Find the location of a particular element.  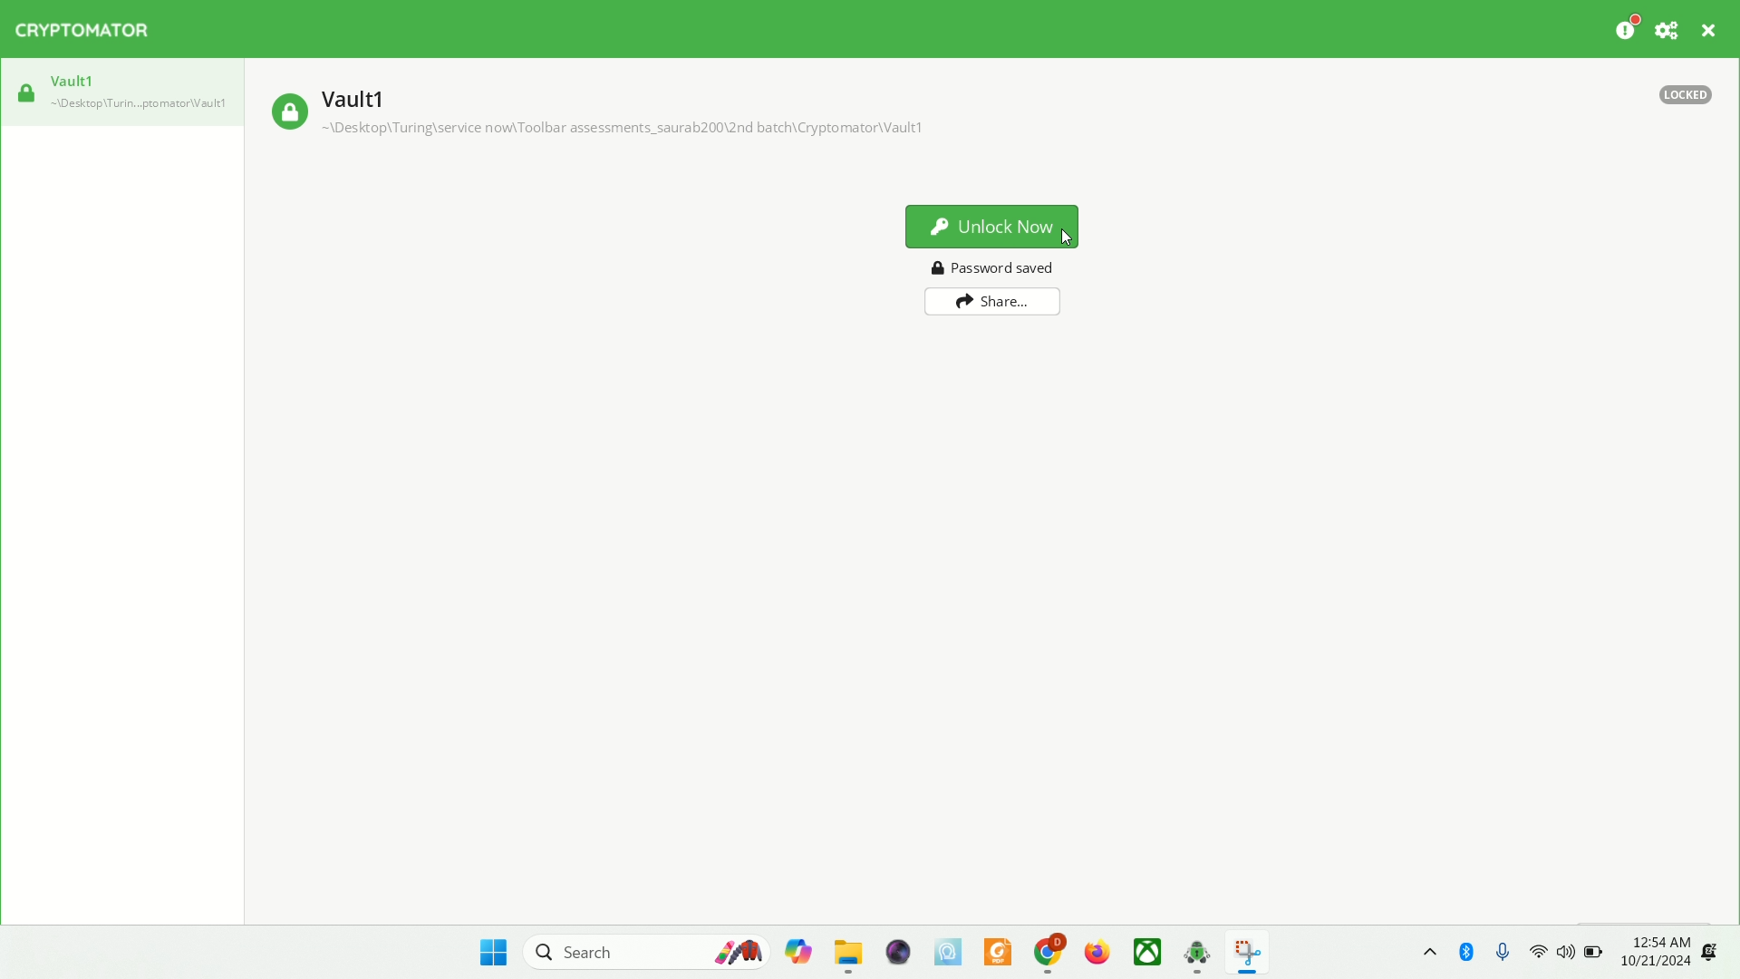

unlock now is located at coordinates (991, 225).